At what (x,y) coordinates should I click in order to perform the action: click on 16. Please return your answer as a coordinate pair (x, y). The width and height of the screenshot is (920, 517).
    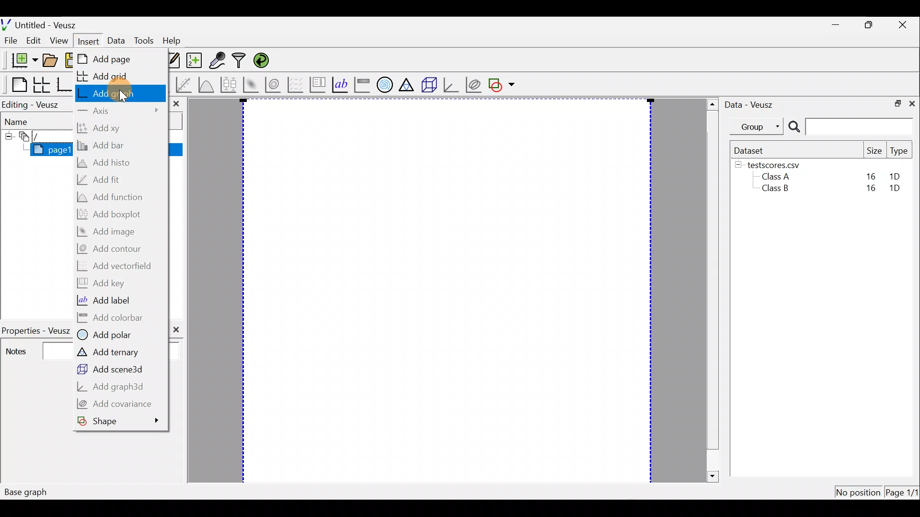
    Looking at the image, I should click on (869, 191).